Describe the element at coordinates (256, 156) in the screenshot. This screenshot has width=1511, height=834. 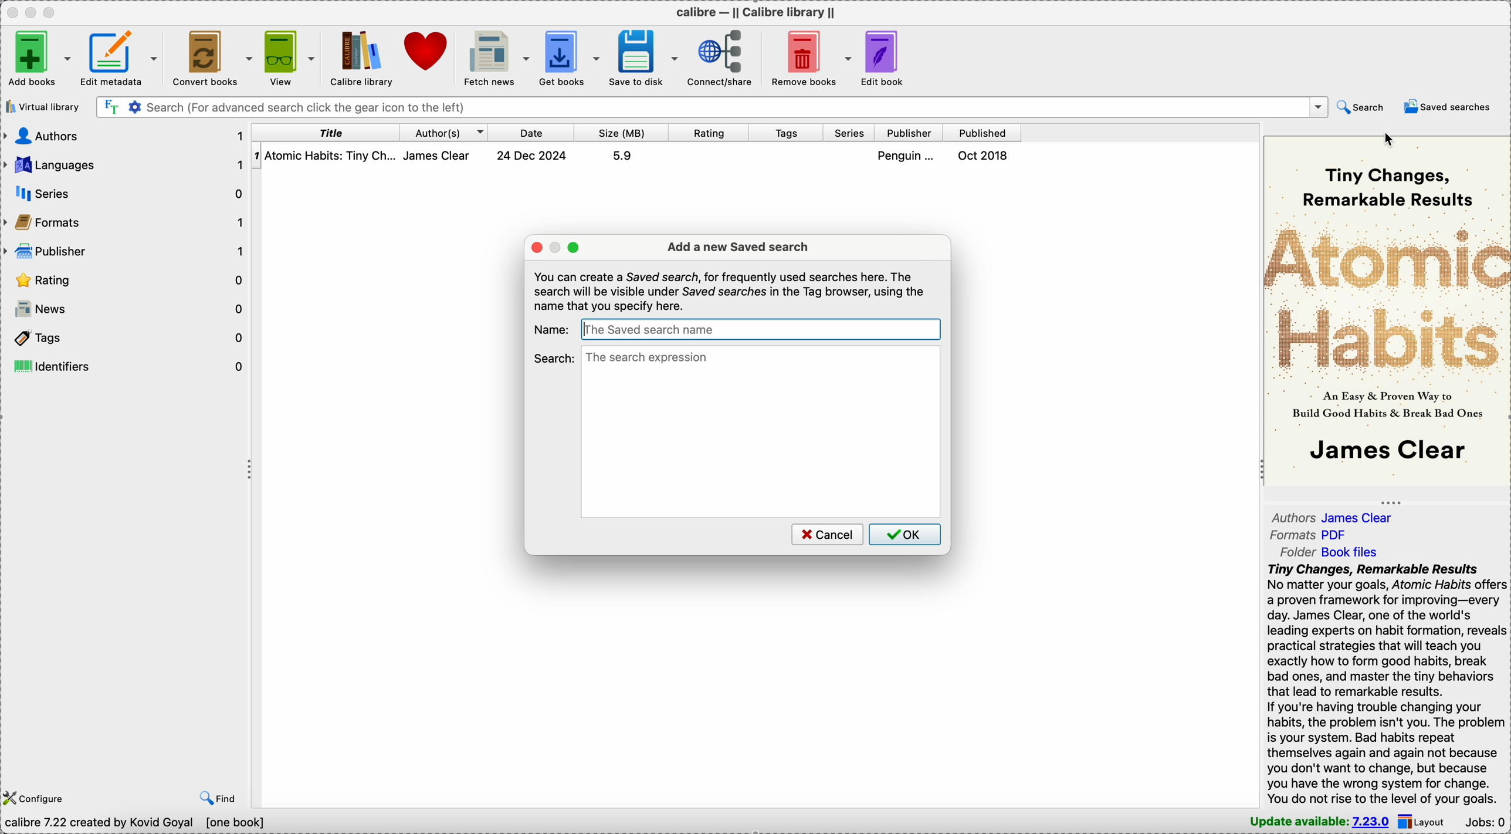
I see `1 - index number` at that location.